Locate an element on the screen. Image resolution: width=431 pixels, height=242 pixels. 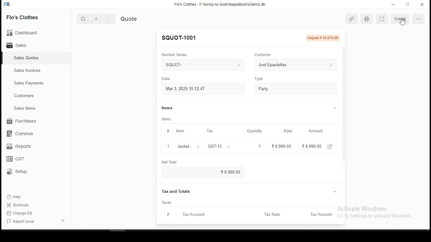
GST is located at coordinates (21, 159).